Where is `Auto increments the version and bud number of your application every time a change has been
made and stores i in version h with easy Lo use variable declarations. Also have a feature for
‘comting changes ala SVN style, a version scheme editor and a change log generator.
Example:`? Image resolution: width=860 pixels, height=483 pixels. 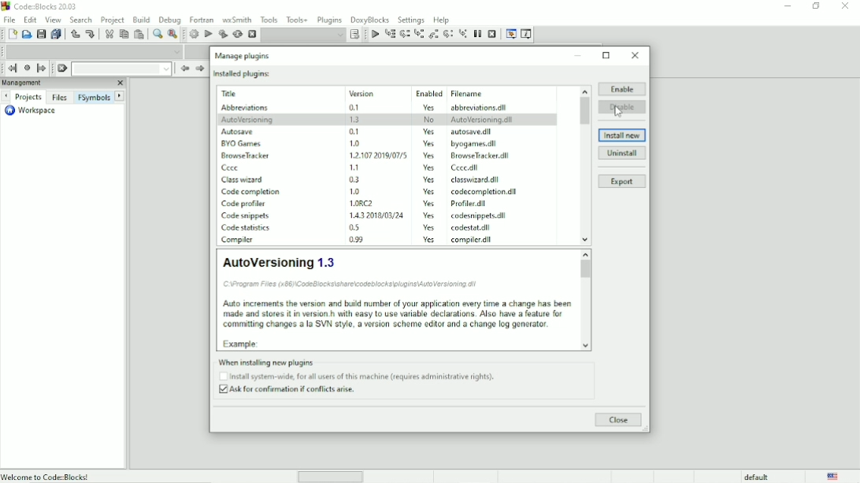 Auto increments the version and bud number of your application every time a change has been
made and stores i in version h with easy Lo use variable declarations. Also have a feature for
‘comting changes ala SVN style, a version scheme editor and a change log generator.
Example: is located at coordinates (397, 323).